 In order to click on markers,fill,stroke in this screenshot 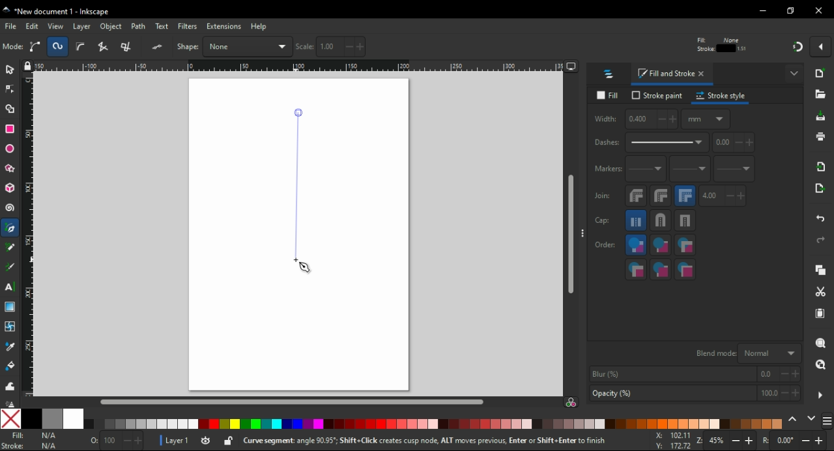, I will do `click(636, 269)`.